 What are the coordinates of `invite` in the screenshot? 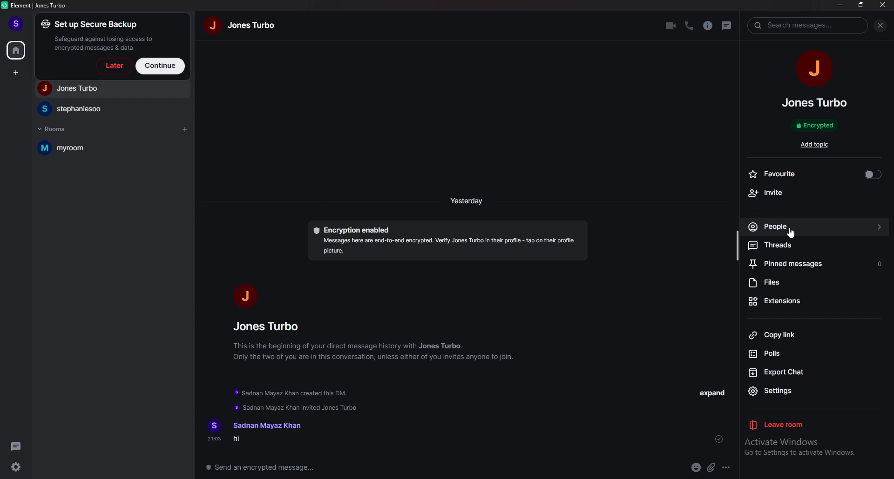 It's located at (816, 192).